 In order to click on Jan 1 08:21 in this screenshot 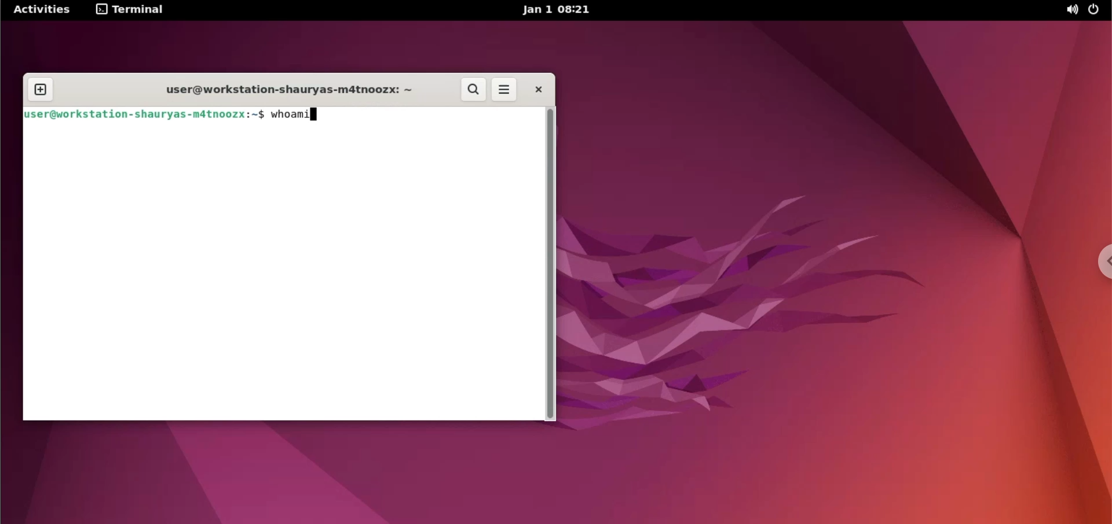, I will do `click(561, 10)`.